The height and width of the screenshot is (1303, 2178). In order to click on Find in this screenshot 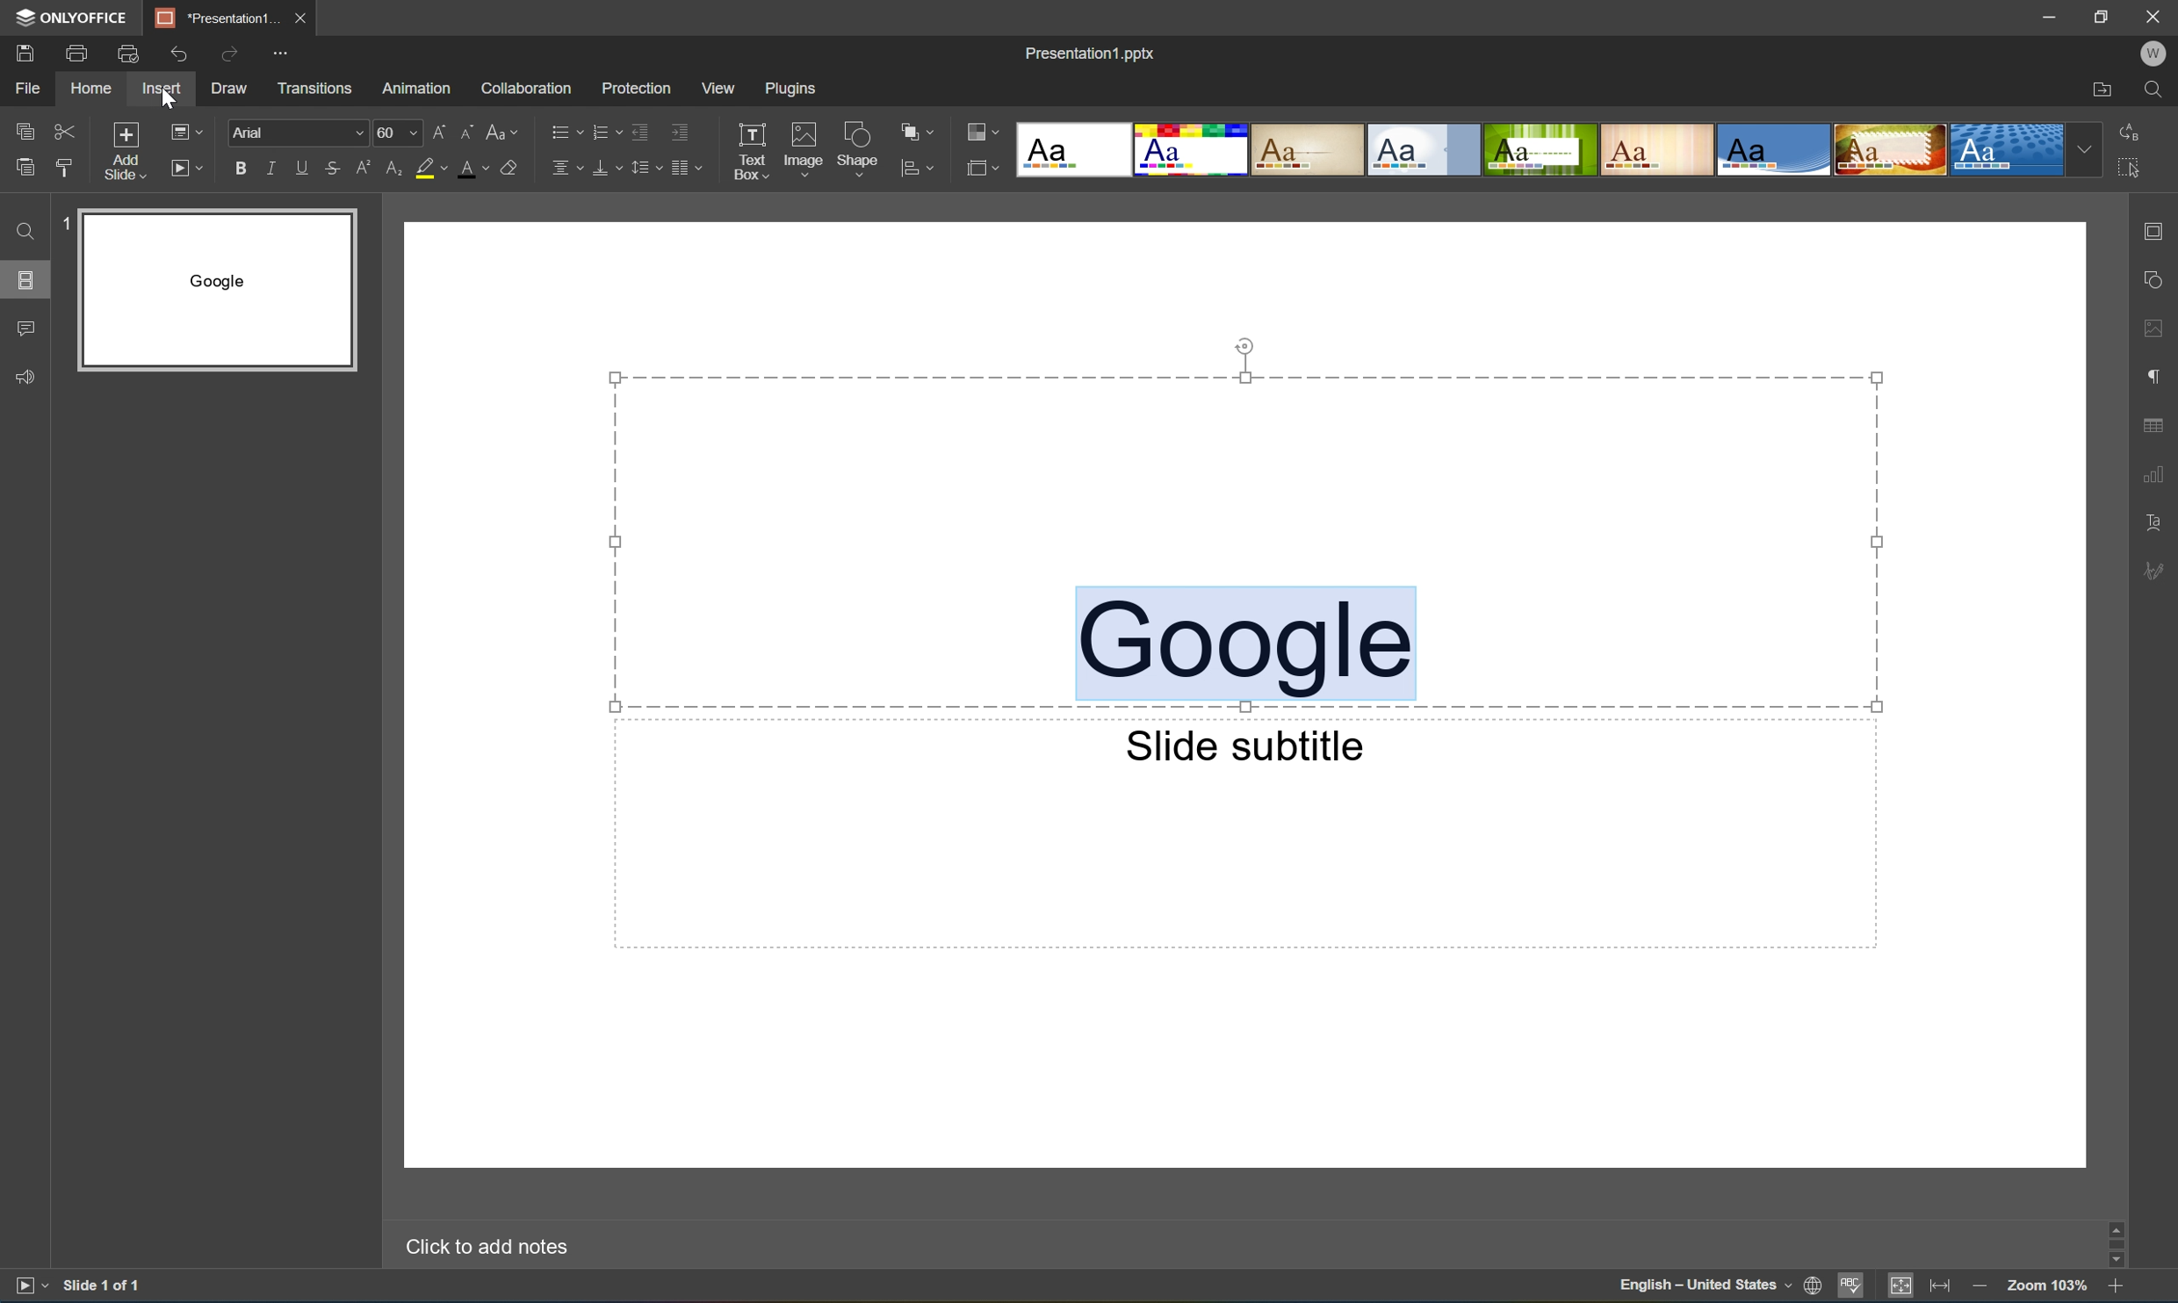, I will do `click(23, 232)`.